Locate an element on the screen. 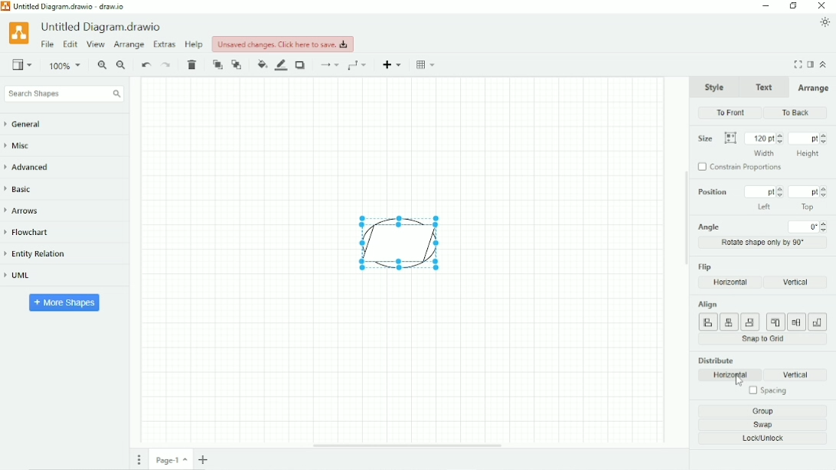  Style is located at coordinates (715, 86).